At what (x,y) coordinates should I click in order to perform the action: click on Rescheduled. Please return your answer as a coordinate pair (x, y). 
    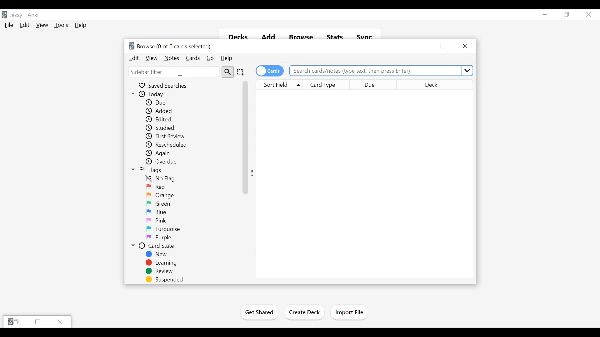
    Looking at the image, I should click on (167, 145).